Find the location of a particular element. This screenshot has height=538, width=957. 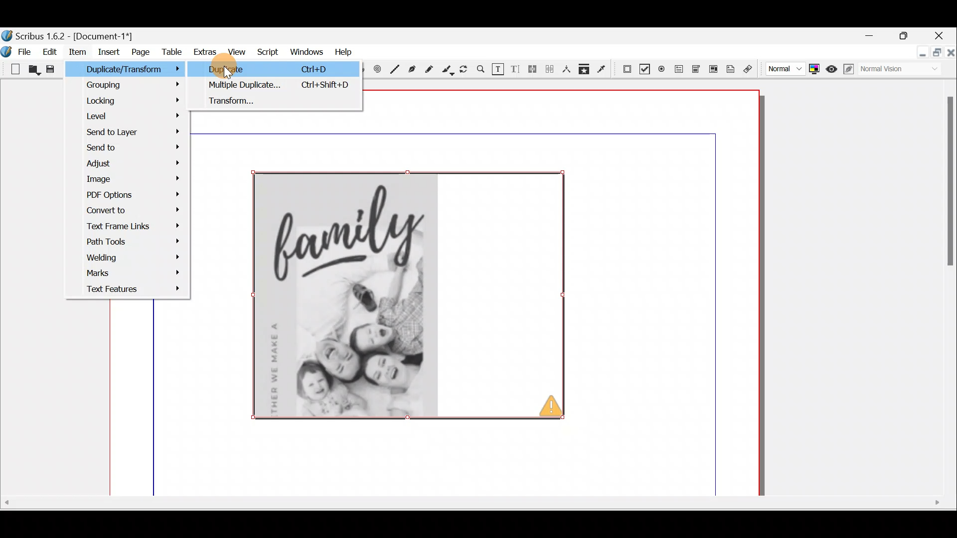

Eye dropper is located at coordinates (604, 70).